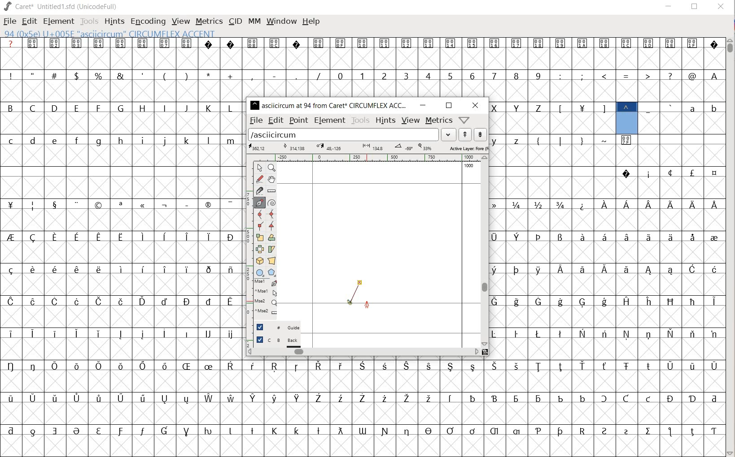  What do you see at coordinates (272, 260) in the screenshot?
I see `perform a perspective transformation on the selection` at bounding box center [272, 260].